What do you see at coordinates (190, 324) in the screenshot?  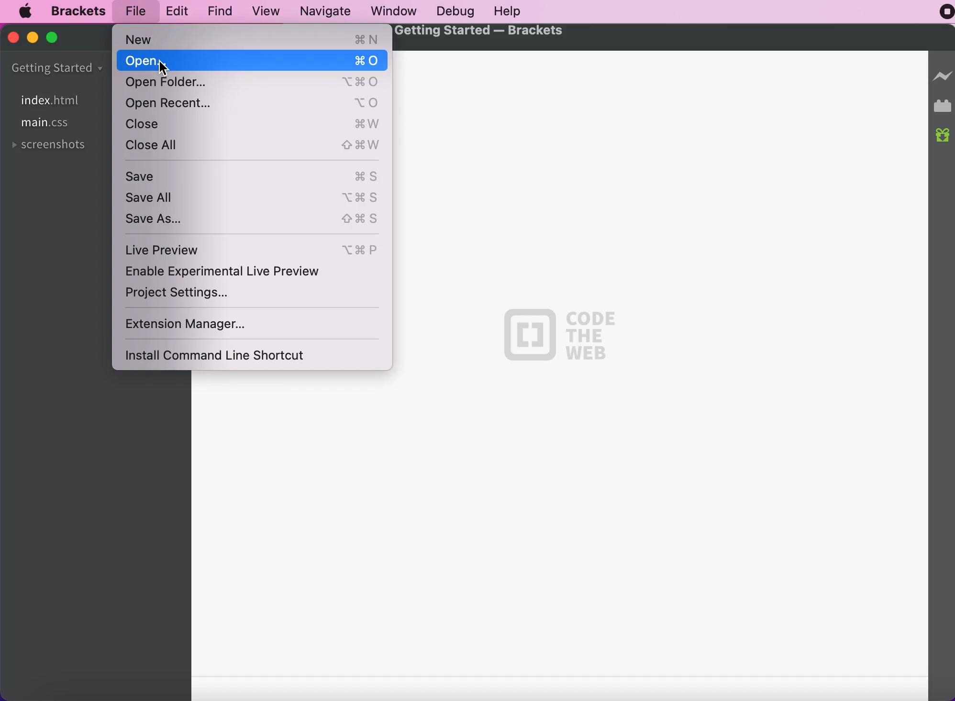 I see `extension manager` at bounding box center [190, 324].